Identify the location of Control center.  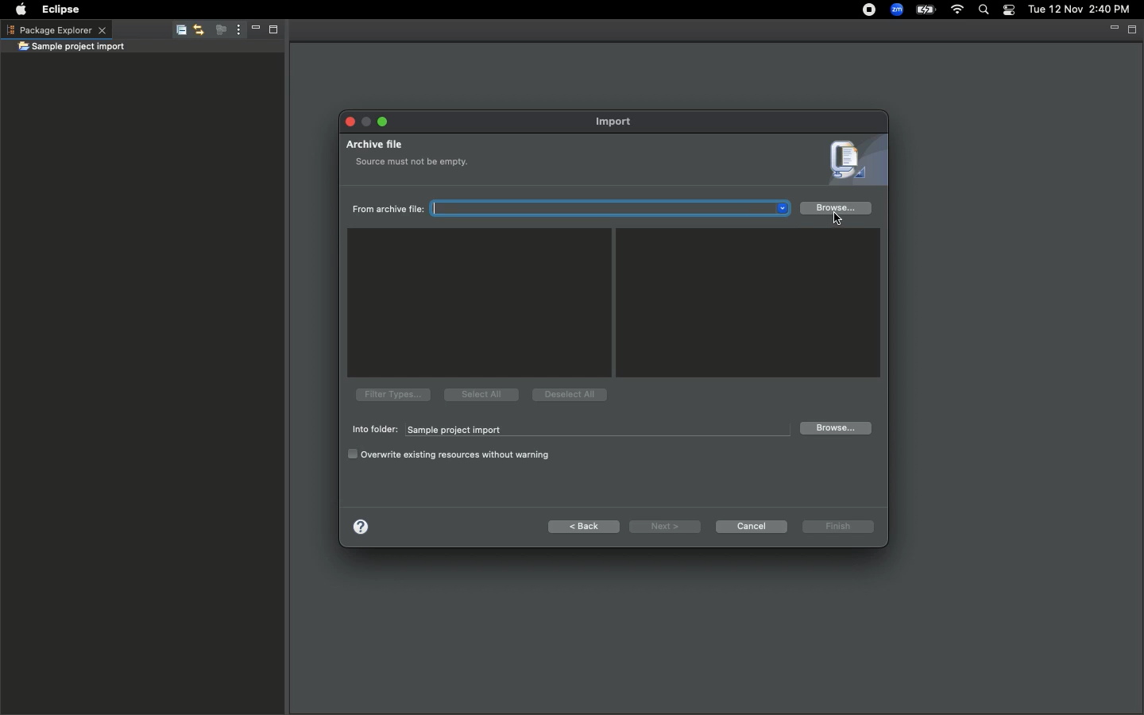
(1007, 10).